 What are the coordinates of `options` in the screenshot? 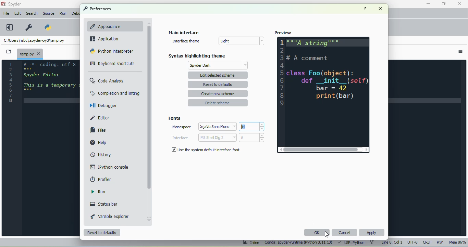 It's located at (460, 52).